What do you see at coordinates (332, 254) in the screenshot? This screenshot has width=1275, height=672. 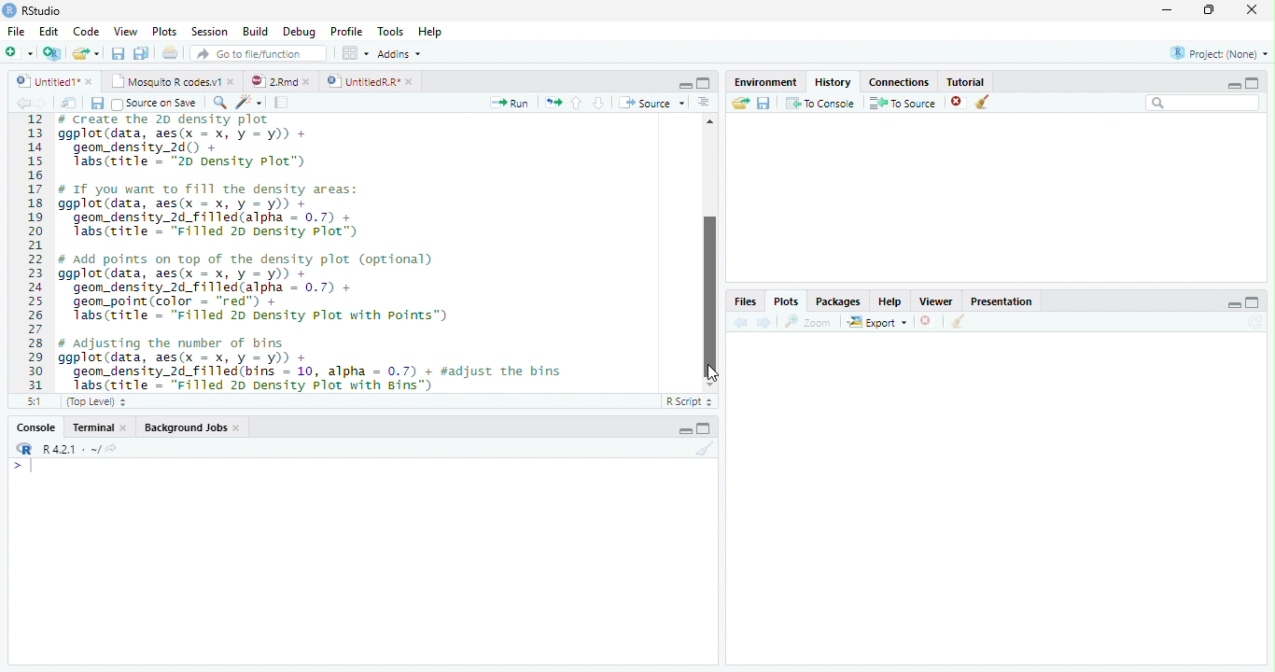 I see `12 # Create the ZD density plot
13 ggplot(data, aes(x = x, y = y)) +

14 geom_density_2d() +

15 Tabs(ritle - "20 Density Plot”)

16

17 # If you want to ill the density areas:

18 ggplot(data, aes(x = x, y = y)) +

19 geom_density_2d_filled(alpha = 0.7) +

20 Tabs(title = "Filled 20 Density Plot”)

21

22 # add points on top of the density plot (optional)

23 ggplot(data, aes(x = x, y = y)) +

24 geom_density_2d_filled(alpha = 0.7) +

25 geom_point(color = “red") +

26 Tabs(title = "Filled 20 Density Plot with points”)

27

28 # adjusting the number of bins

29 ggplot(data, aes(x = x, y = y)) +

30 geom_density_2d_filled(bins = 10, alpha = 0.7) + #adjust the bins
31 Jabs(ritle = “Filled 20 Density Plot with Bins")` at bounding box center [332, 254].